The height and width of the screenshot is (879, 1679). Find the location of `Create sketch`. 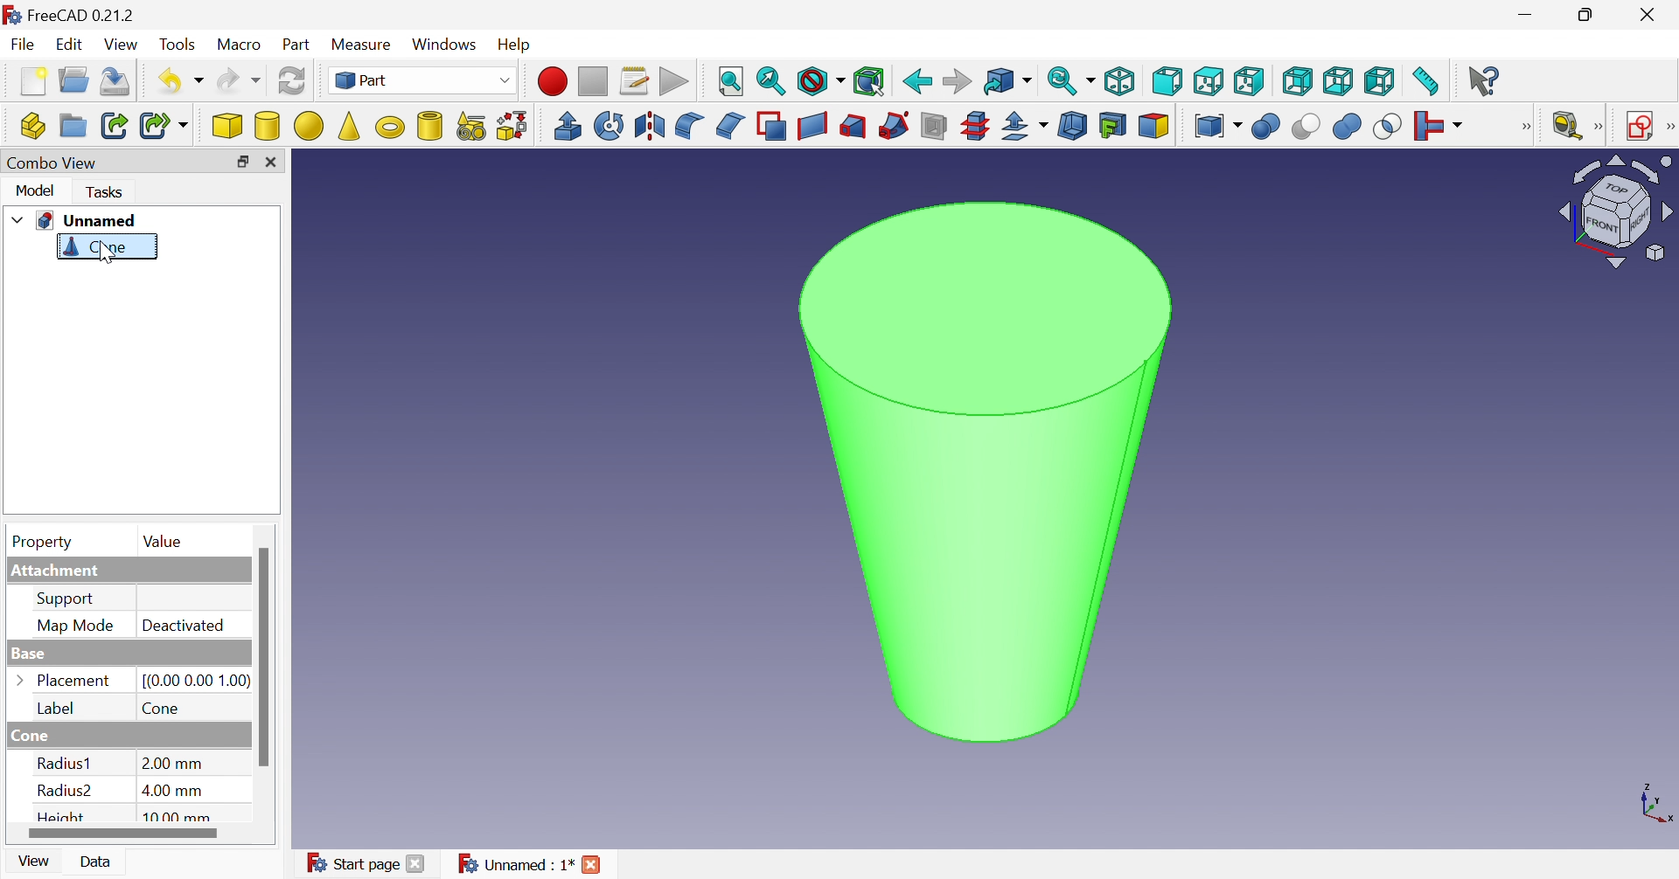

Create sketch is located at coordinates (1639, 128).